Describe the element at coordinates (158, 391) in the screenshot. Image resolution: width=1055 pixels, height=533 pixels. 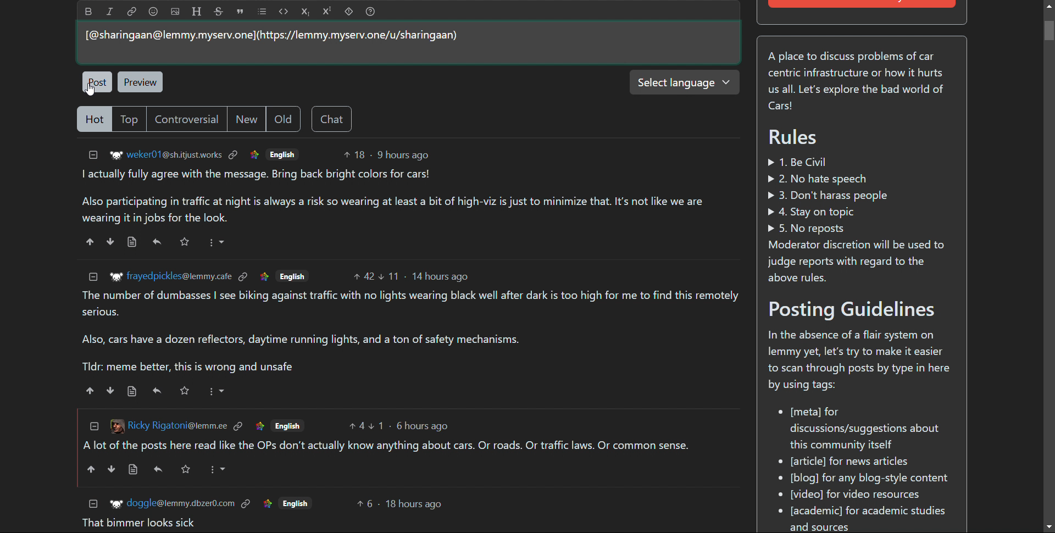
I see `reply` at that location.